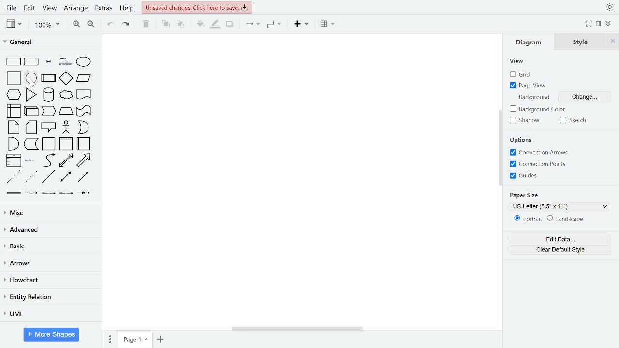  I want to click on Delete, so click(146, 25).